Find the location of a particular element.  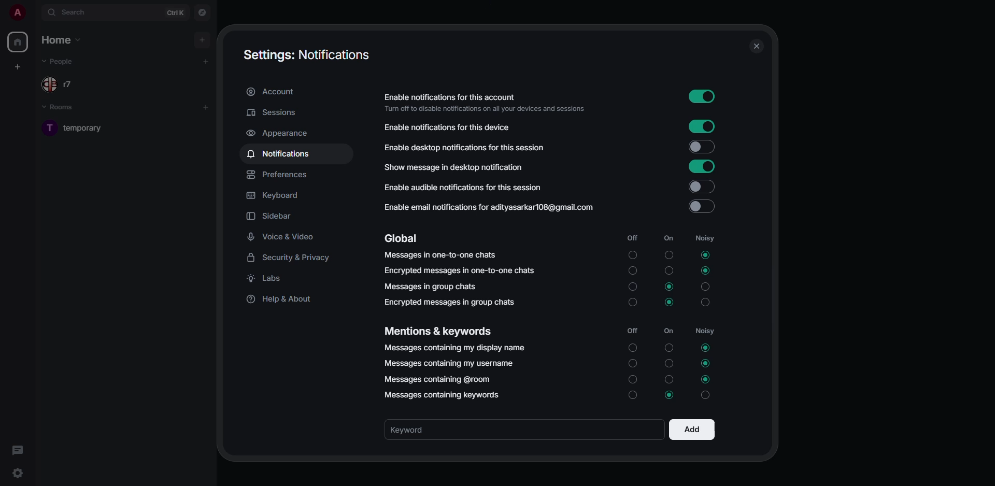

turn on is located at coordinates (631, 397).